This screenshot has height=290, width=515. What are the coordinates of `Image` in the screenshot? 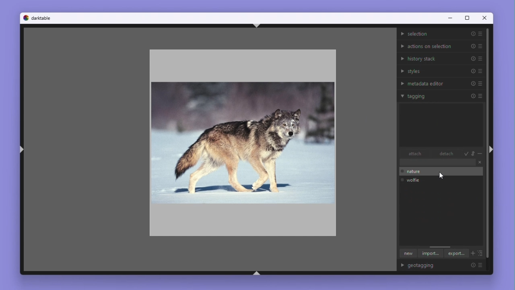 It's located at (241, 140).